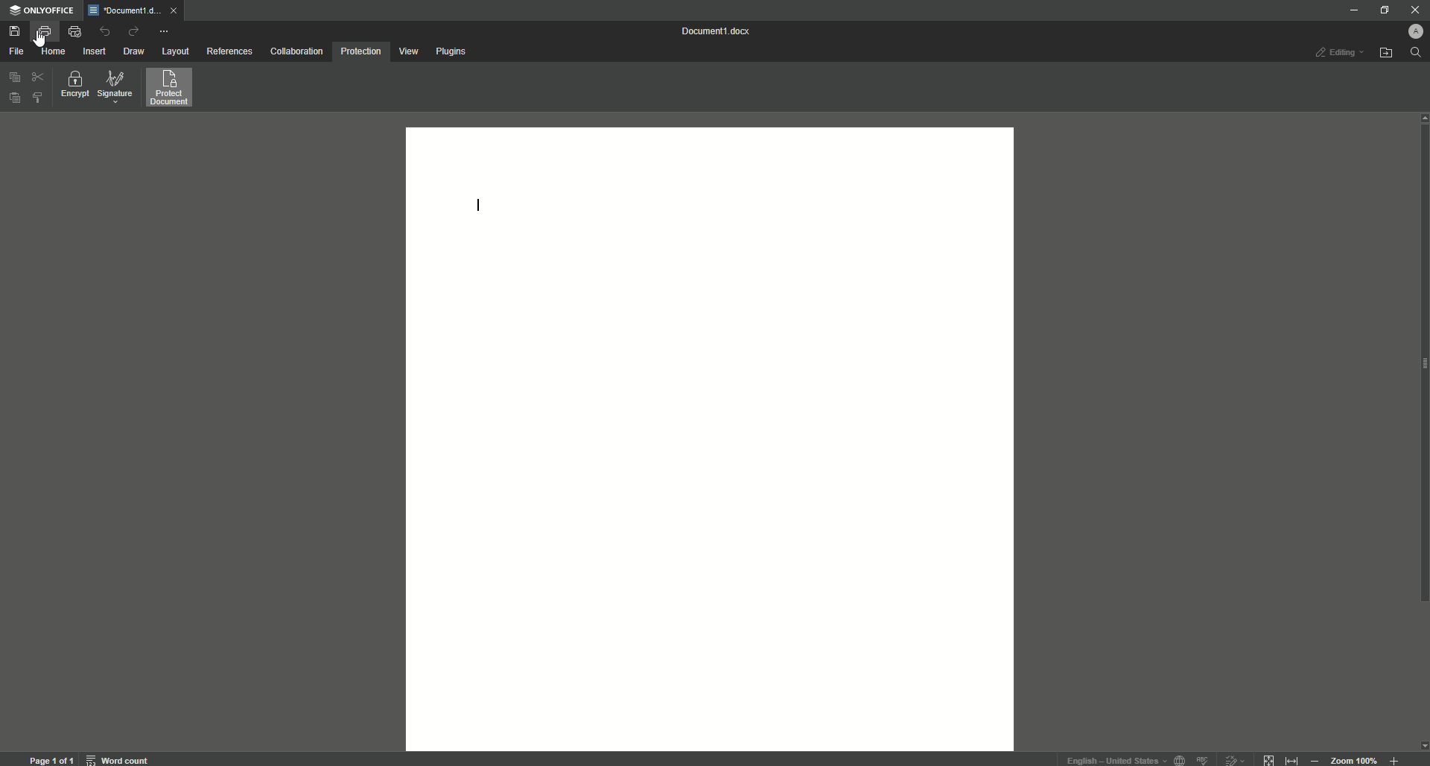 The image size is (1430, 766). Describe the element at coordinates (1235, 759) in the screenshot. I see `track changes` at that location.